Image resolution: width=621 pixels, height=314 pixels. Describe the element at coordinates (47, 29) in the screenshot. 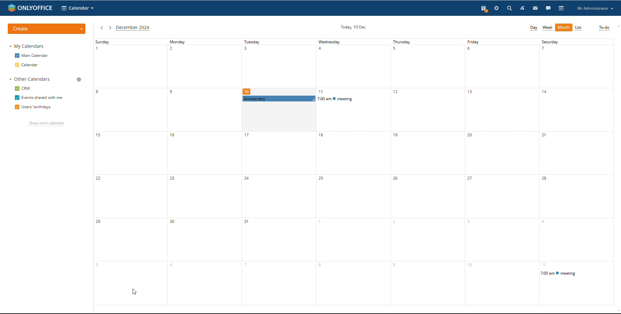

I see `create` at that location.